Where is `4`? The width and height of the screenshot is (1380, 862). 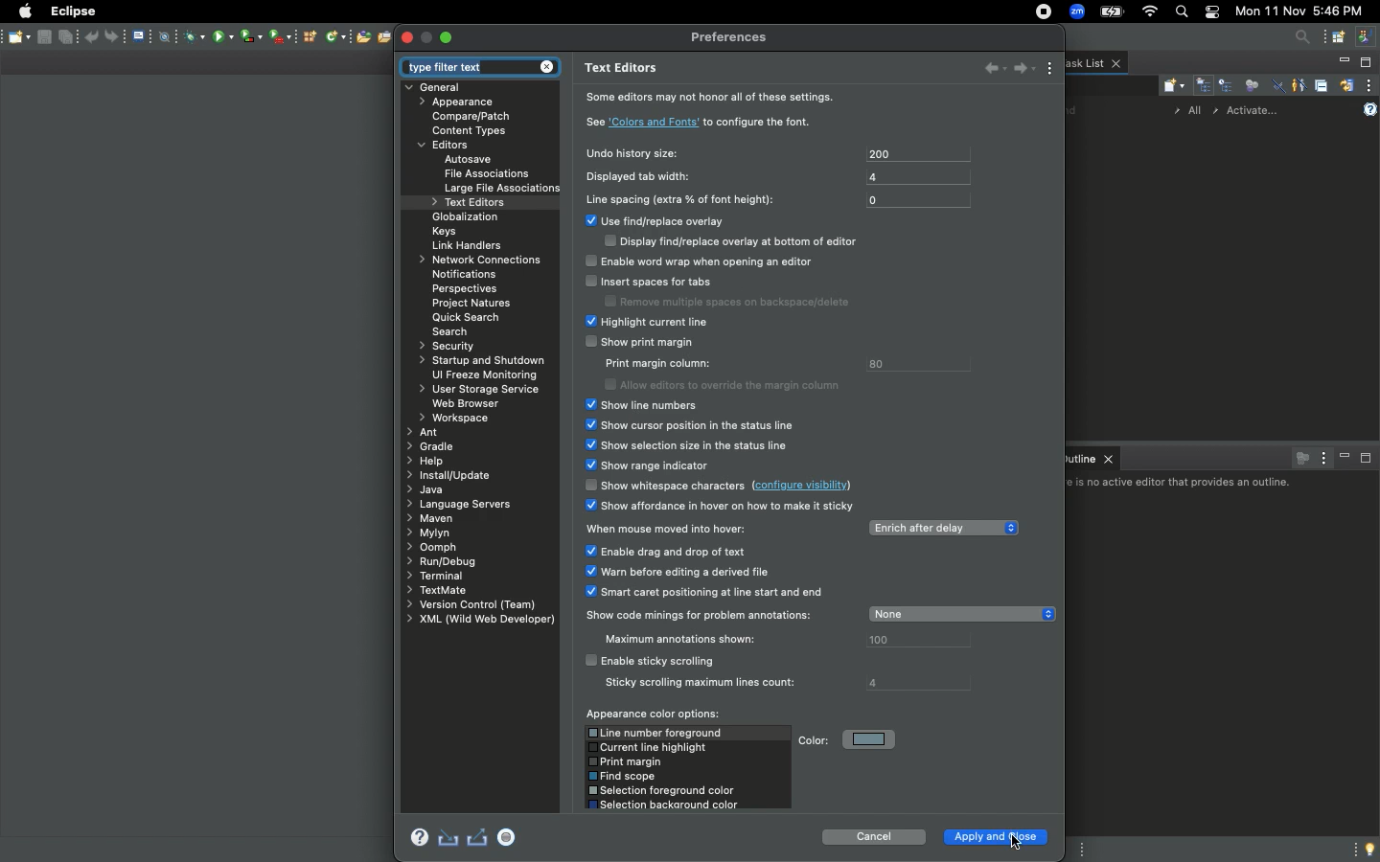
4 is located at coordinates (916, 176).